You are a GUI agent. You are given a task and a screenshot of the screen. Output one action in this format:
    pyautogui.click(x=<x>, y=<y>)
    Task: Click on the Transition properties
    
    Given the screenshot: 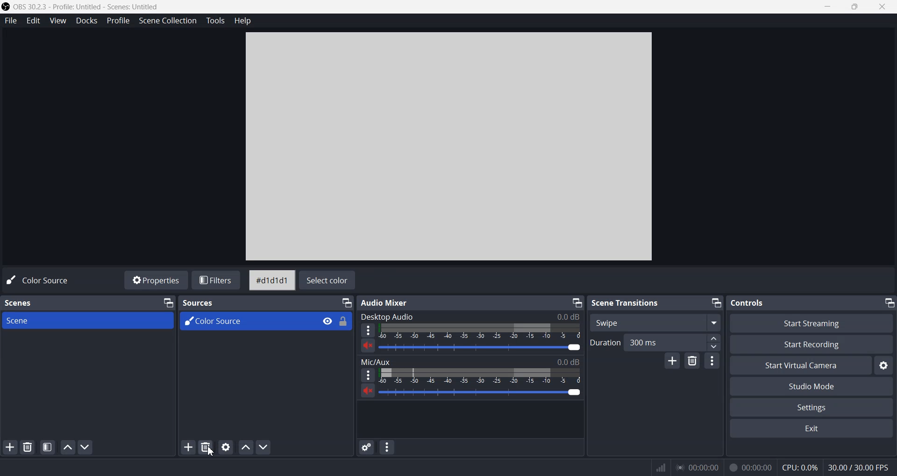 What is the action you would take?
    pyautogui.click(x=713, y=360)
    